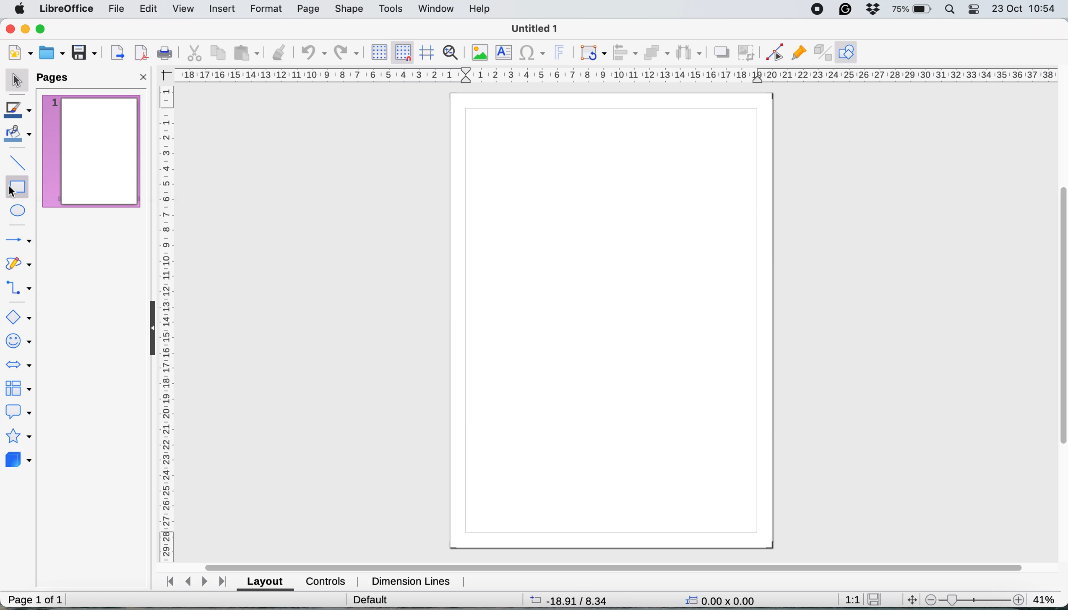 The width and height of the screenshot is (1068, 610). Describe the element at coordinates (747, 53) in the screenshot. I see `crop image` at that location.